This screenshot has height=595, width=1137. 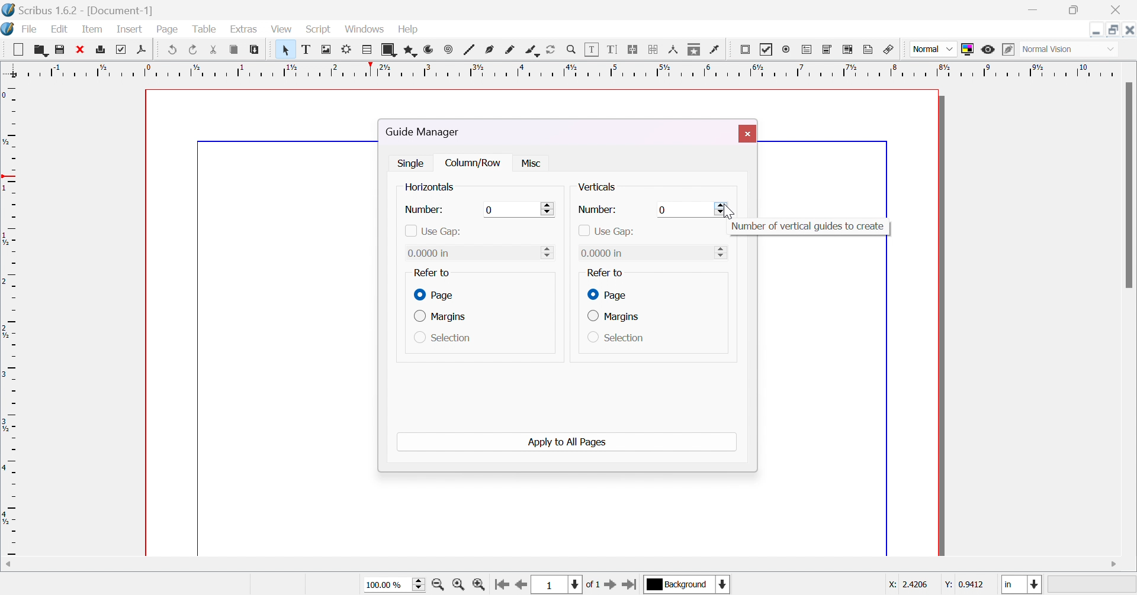 What do you see at coordinates (663, 211) in the screenshot?
I see `` at bounding box center [663, 211].